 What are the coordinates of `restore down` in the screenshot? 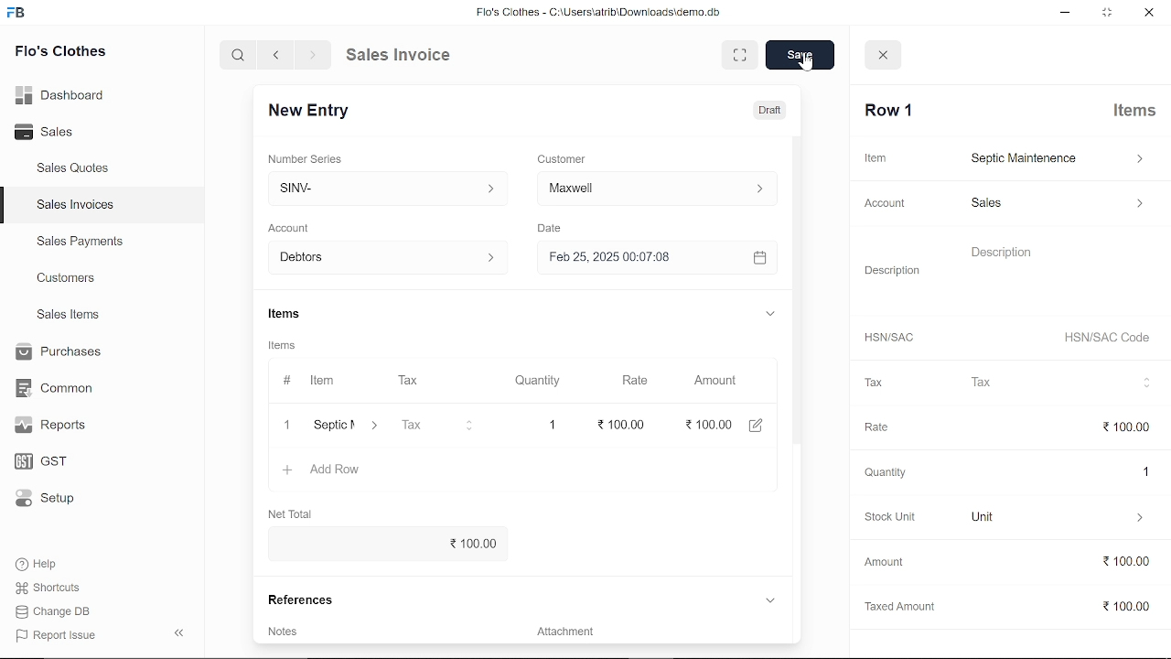 It's located at (1104, 12).